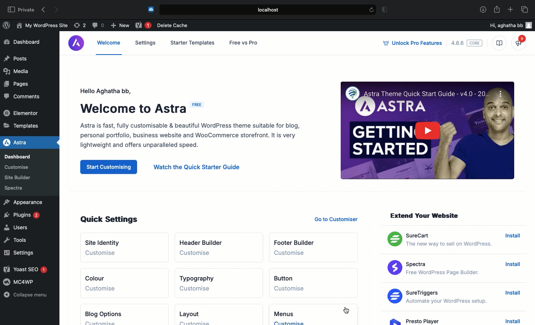  Describe the element at coordinates (17, 69) in the screenshot. I see `Media` at that location.